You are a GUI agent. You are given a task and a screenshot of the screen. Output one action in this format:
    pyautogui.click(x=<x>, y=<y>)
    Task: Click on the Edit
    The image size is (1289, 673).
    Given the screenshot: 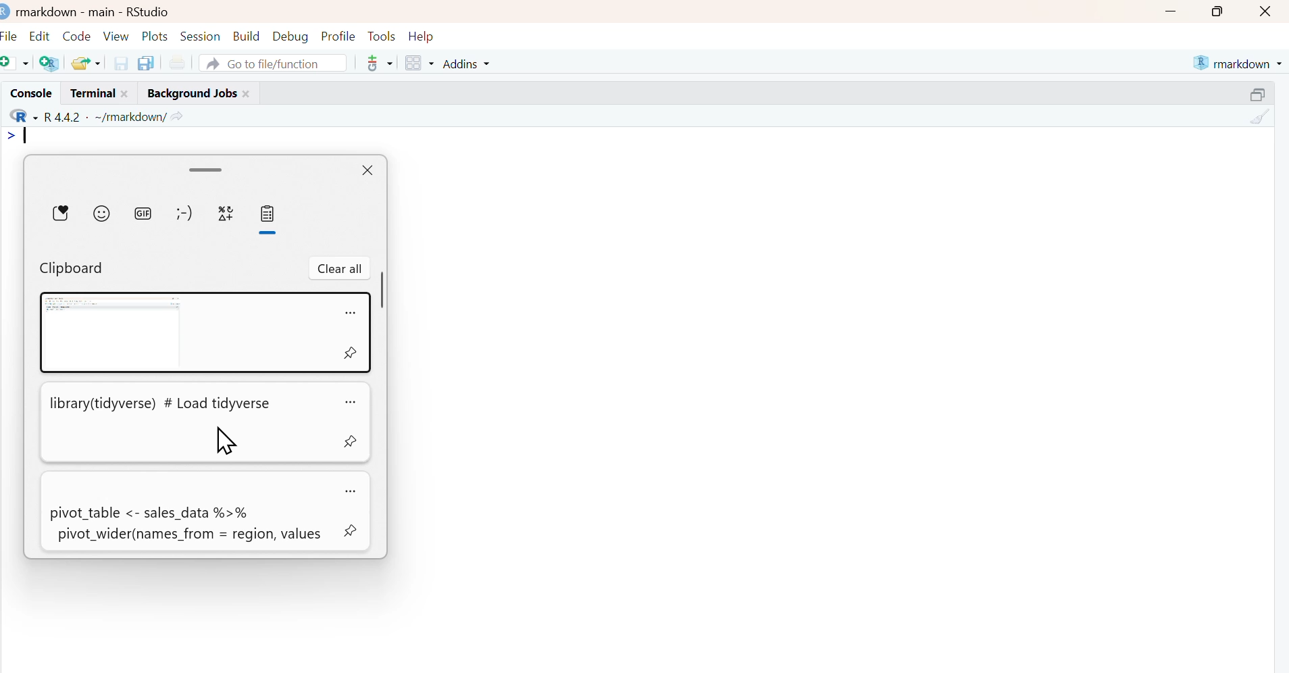 What is the action you would take?
    pyautogui.click(x=41, y=33)
    